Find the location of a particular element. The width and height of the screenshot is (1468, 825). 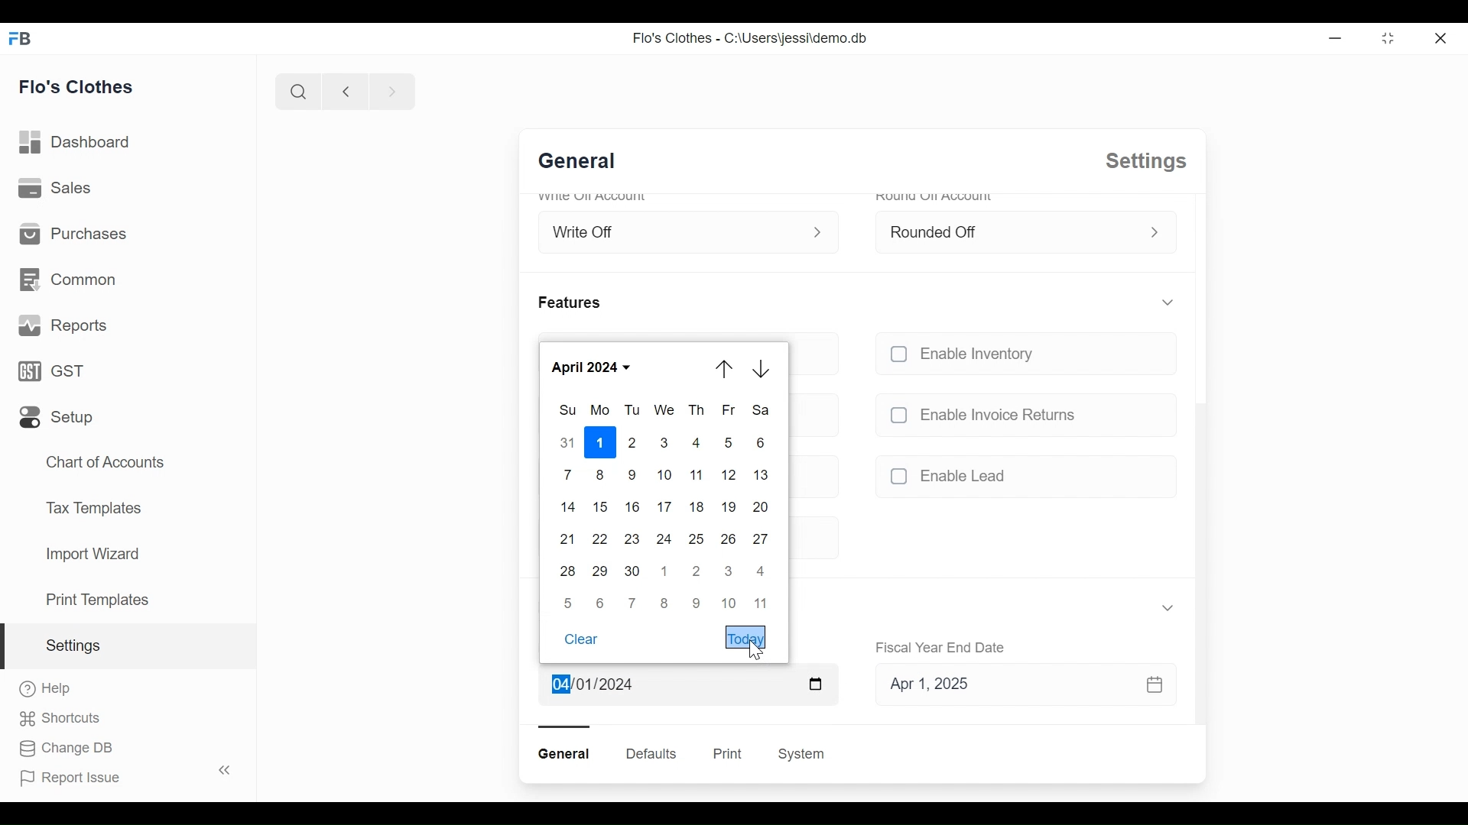

Shortcuts is located at coordinates (67, 719).